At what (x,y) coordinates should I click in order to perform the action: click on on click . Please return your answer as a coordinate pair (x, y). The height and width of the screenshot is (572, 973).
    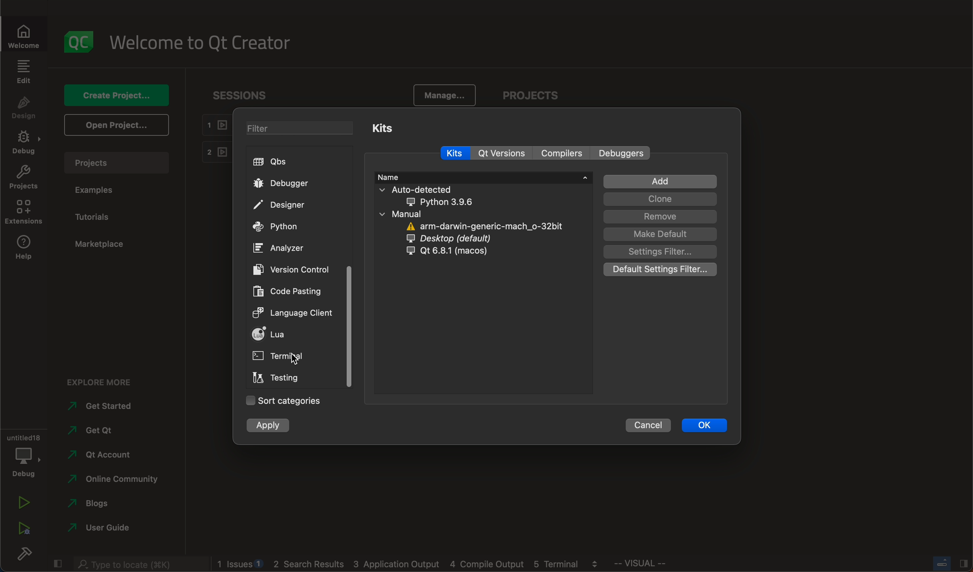
    Looking at the image, I should click on (282, 358).